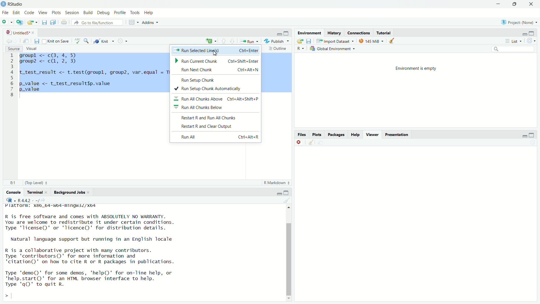 The width and height of the screenshot is (540, 304). What do you see at coordinates (11, 40) in the screenshot?
I see `go back` at bounding box center [11, 40].